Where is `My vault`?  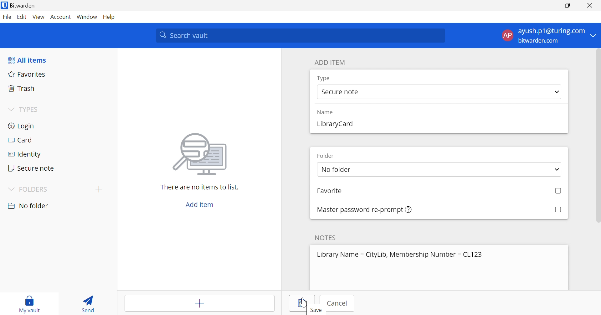 My vault is located at coordinates (30, 304).